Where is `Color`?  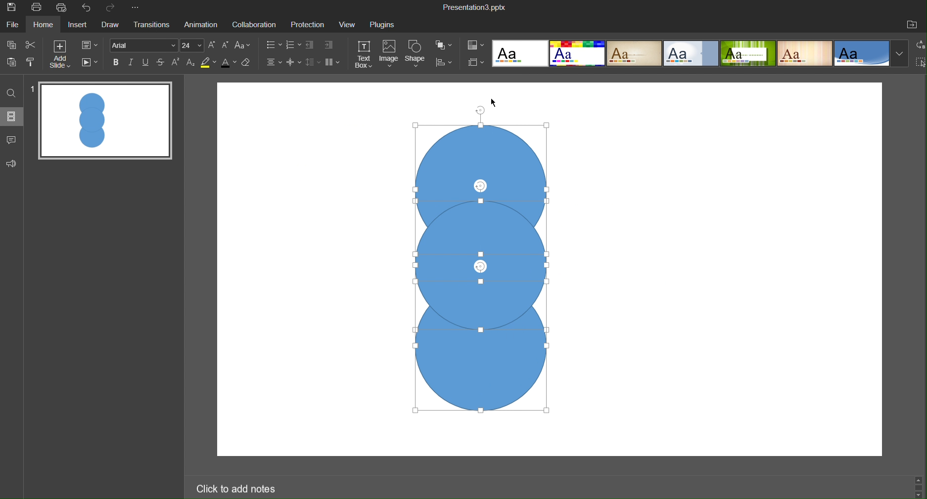
Color is located at coordinates (476, 44).